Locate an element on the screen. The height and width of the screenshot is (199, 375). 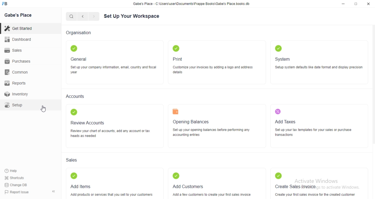
Search is located at coordinates (72, 17).